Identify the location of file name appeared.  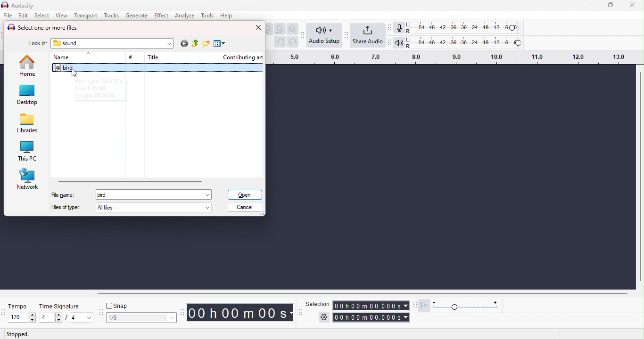
(105, 195).